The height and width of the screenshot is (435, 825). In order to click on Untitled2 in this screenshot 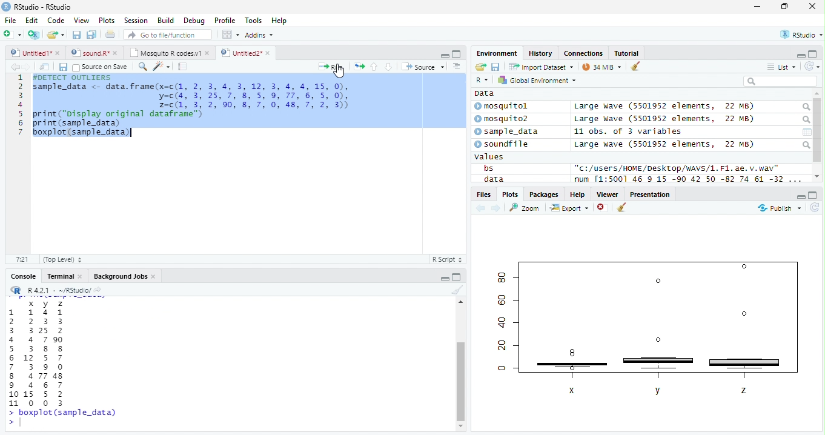, I will do `click(245, 53)`.